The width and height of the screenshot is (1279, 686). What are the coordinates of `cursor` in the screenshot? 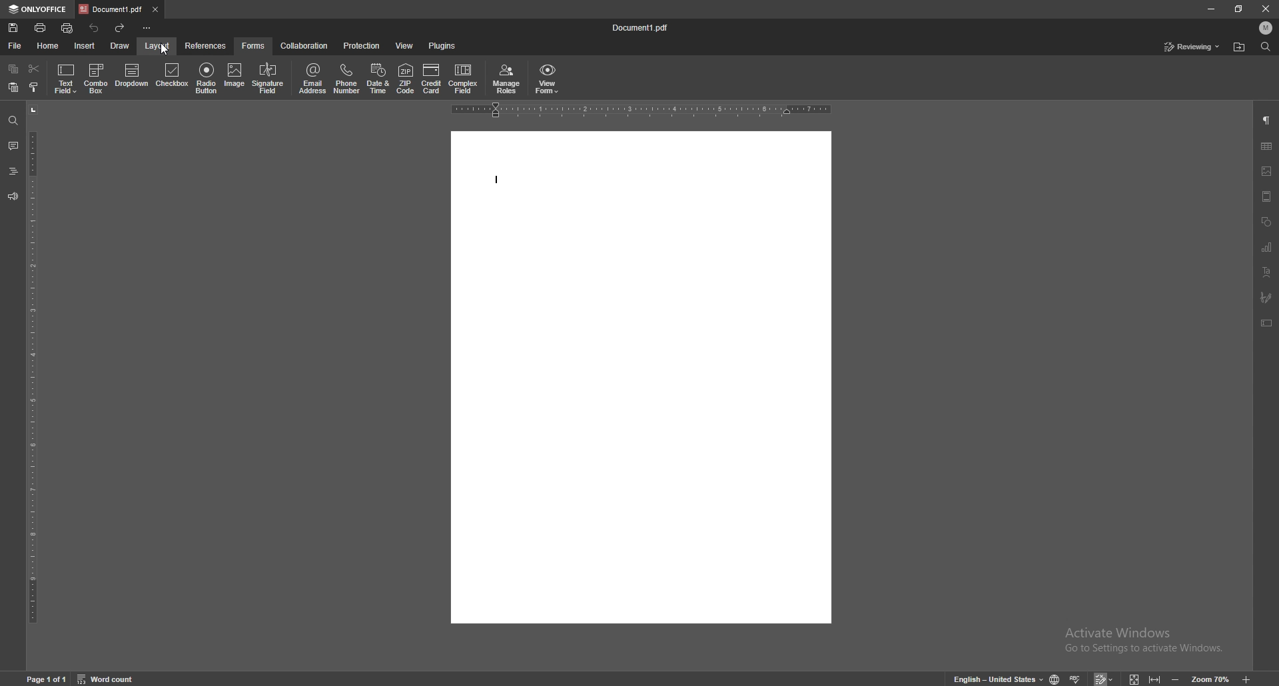 It's located at (167, 52).